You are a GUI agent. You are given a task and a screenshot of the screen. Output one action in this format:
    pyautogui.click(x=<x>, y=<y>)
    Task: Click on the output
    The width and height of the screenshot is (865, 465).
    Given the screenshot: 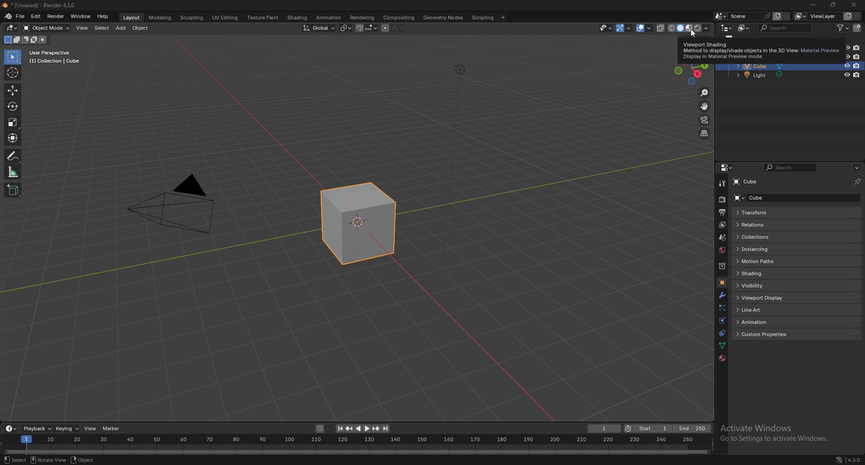 What is the action you would take?
    pyautogui.click(x=722, y=212)
    